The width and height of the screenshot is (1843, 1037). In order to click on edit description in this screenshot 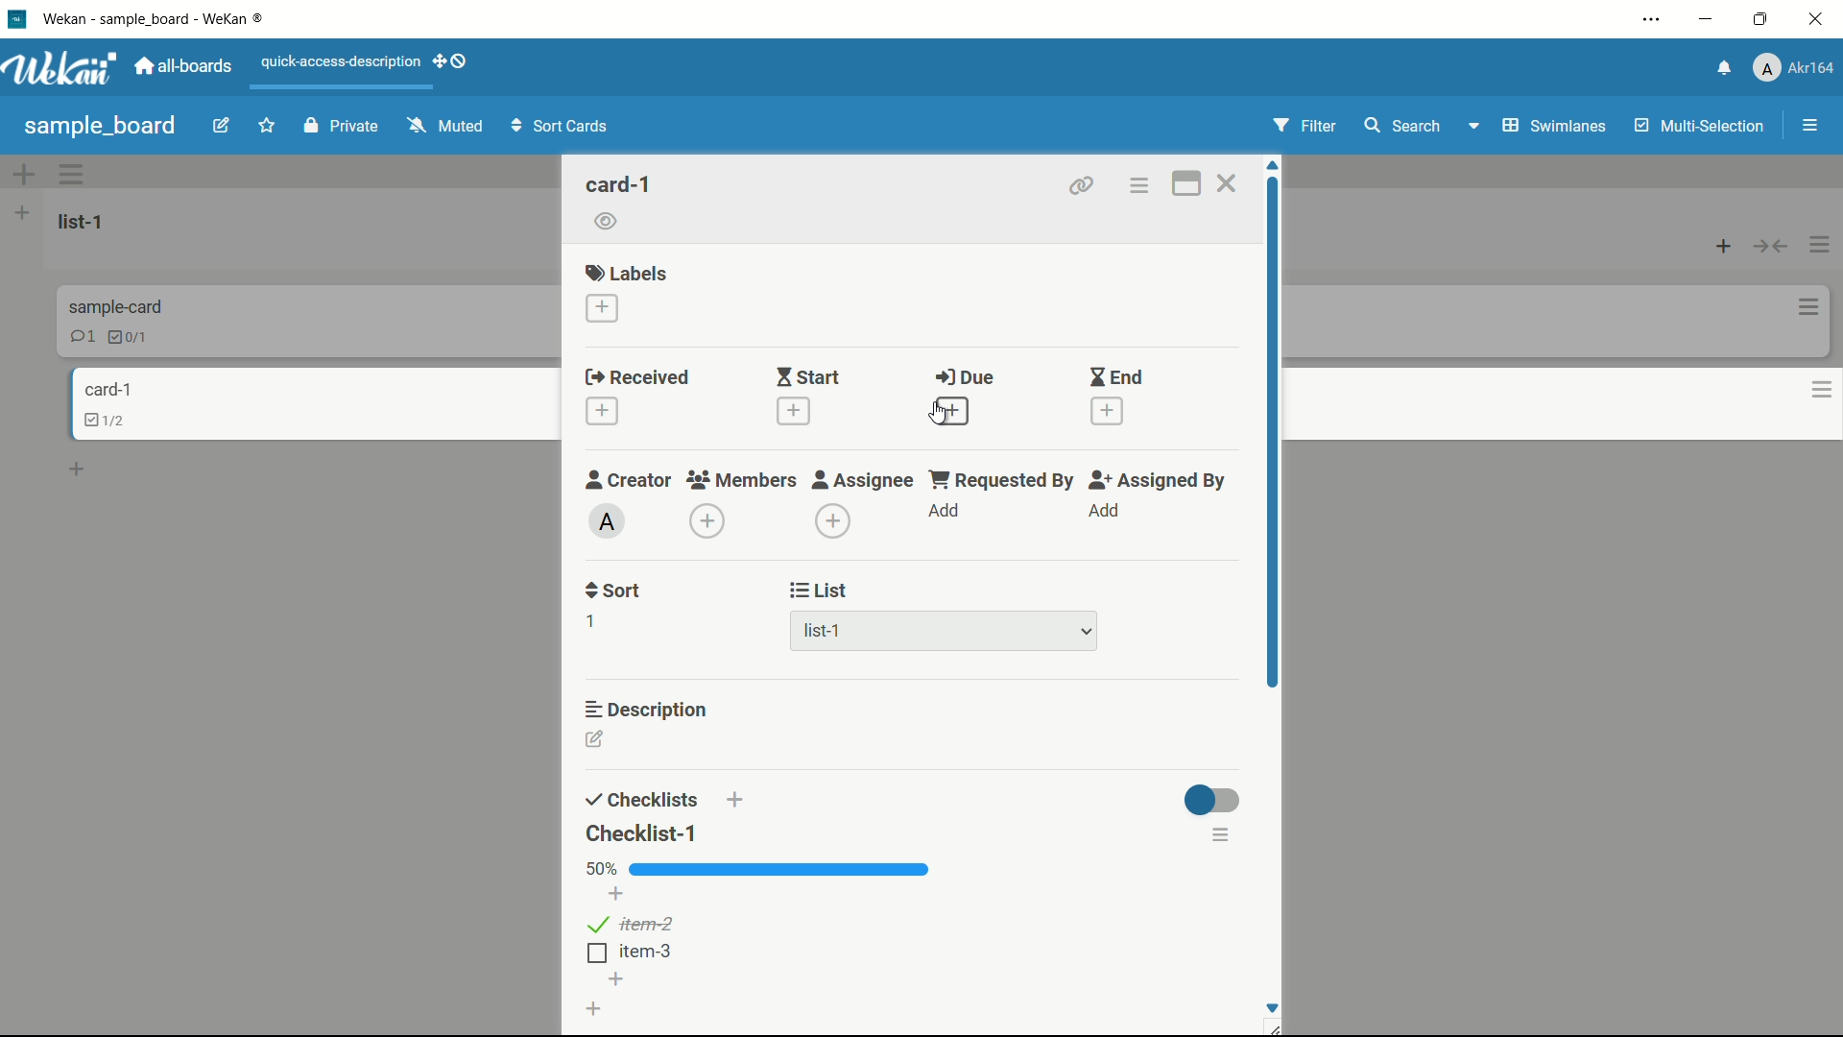, I will do `click(600, 740)`.